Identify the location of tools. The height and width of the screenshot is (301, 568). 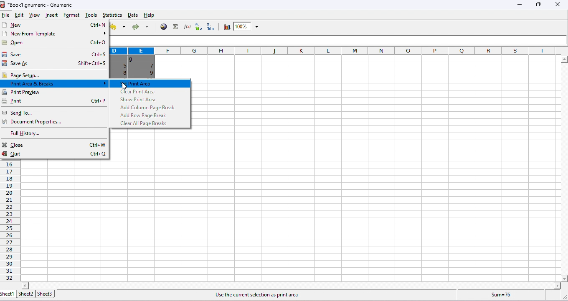
(90, 15).